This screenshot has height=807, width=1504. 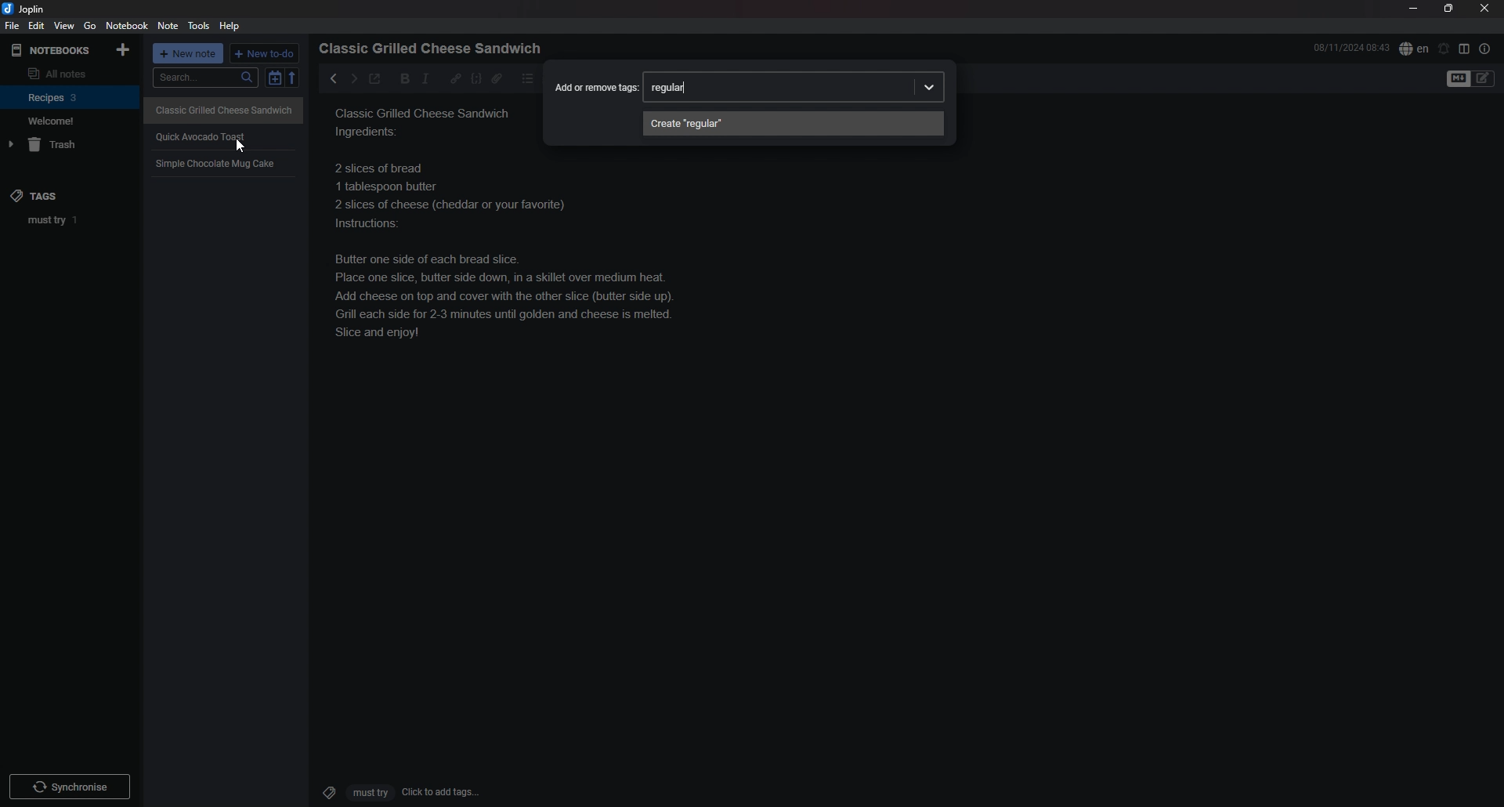 What do you see at coordinates (71, 145) in the screenshot?
I see `trash` at bounding box center [71, 145].